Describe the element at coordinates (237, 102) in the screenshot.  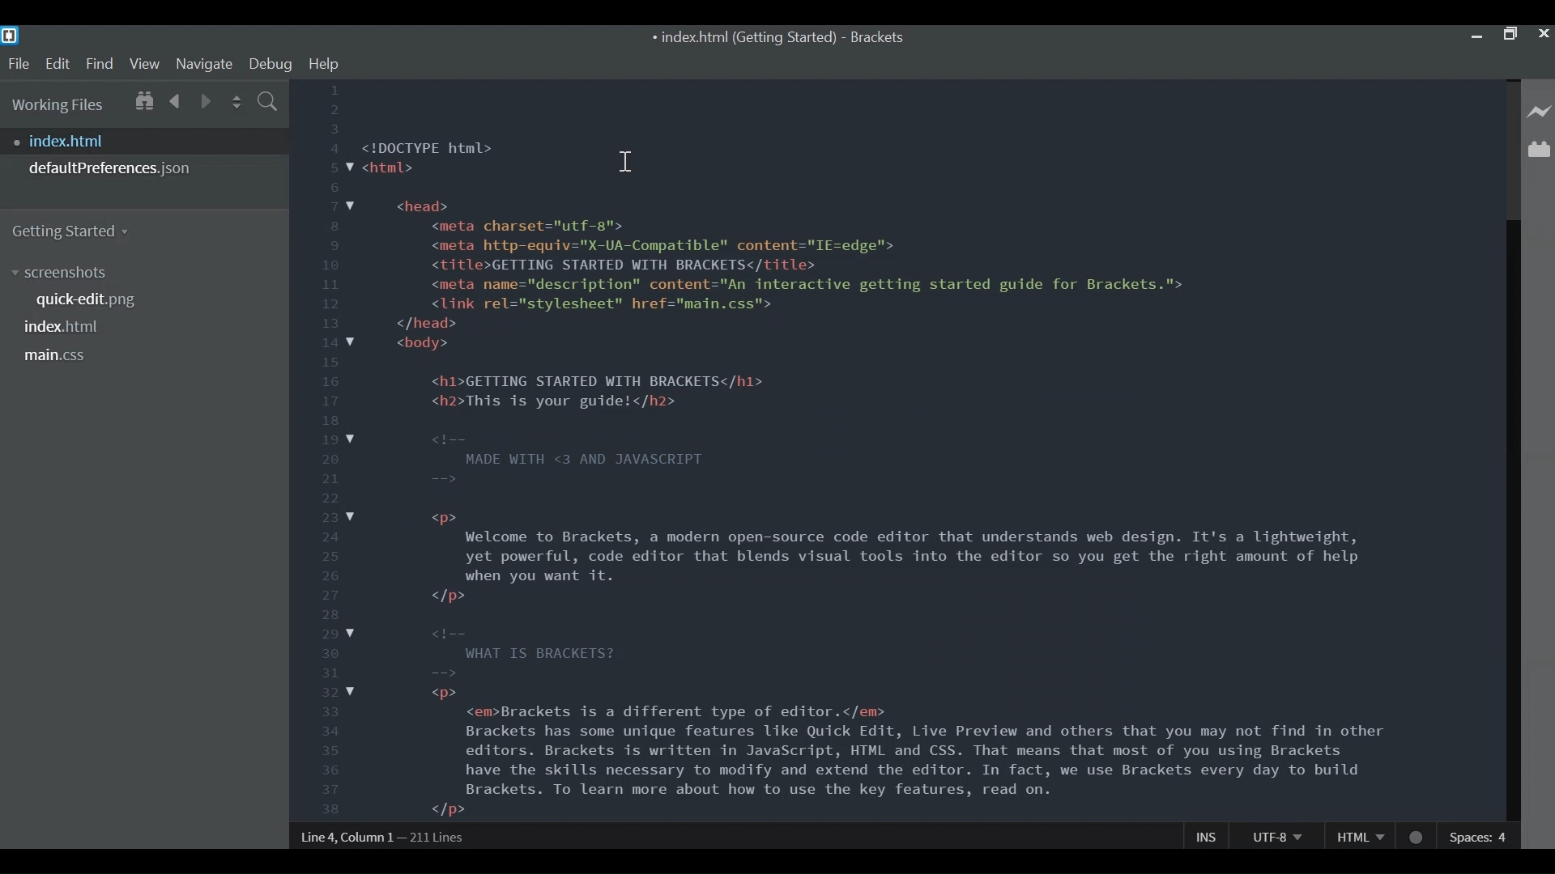
I see `Split the File Vertically or Horizontally` at that location.